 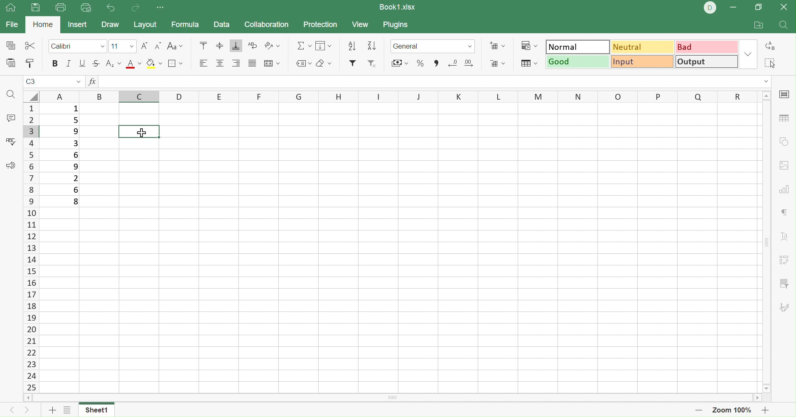 I want to click on Comma, so click(x=435, y=63).